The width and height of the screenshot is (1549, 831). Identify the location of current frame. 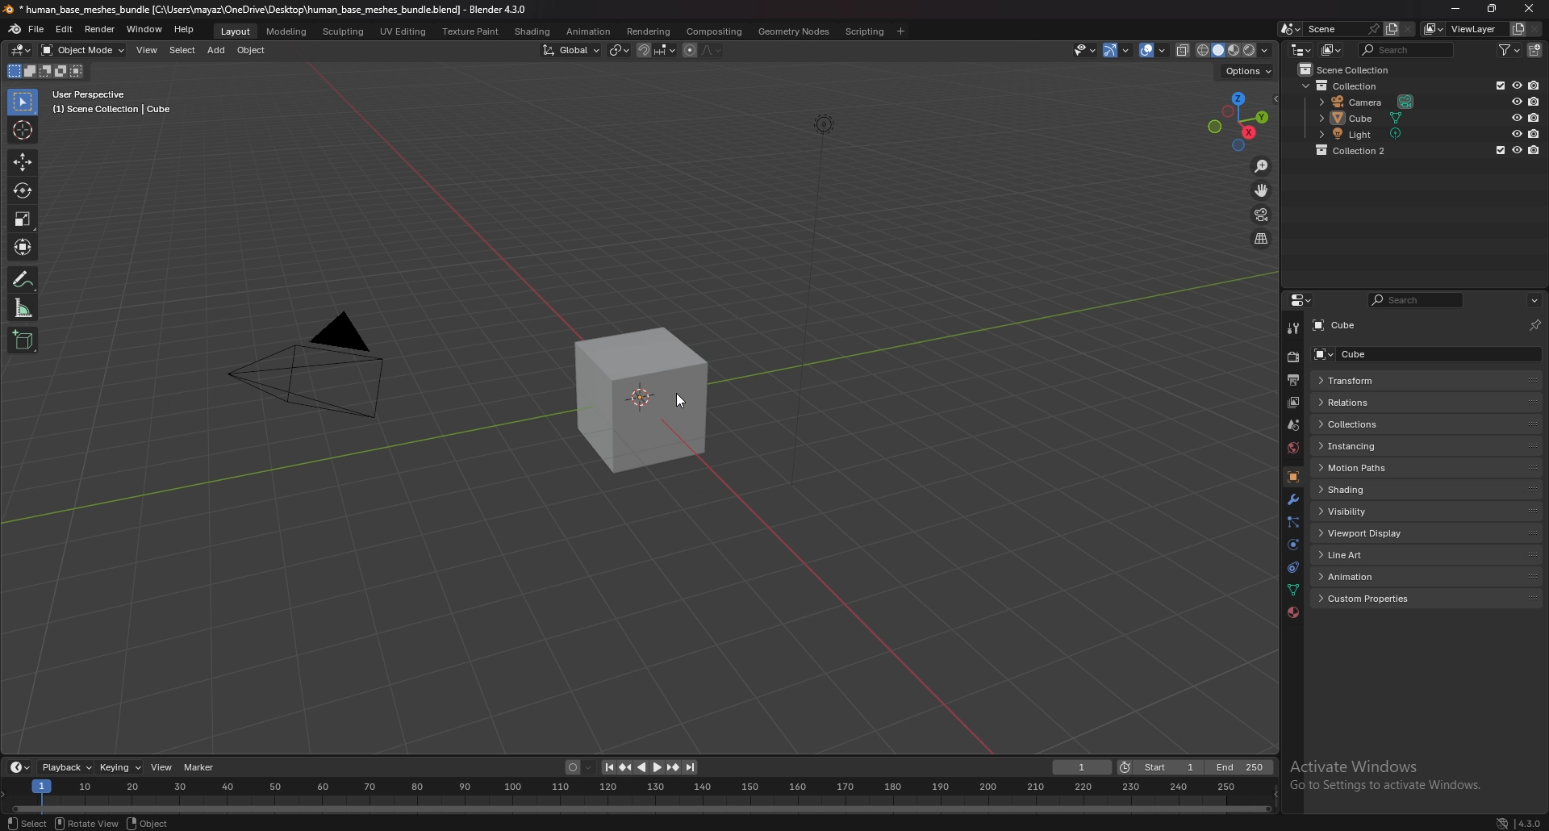
(1081, 768).